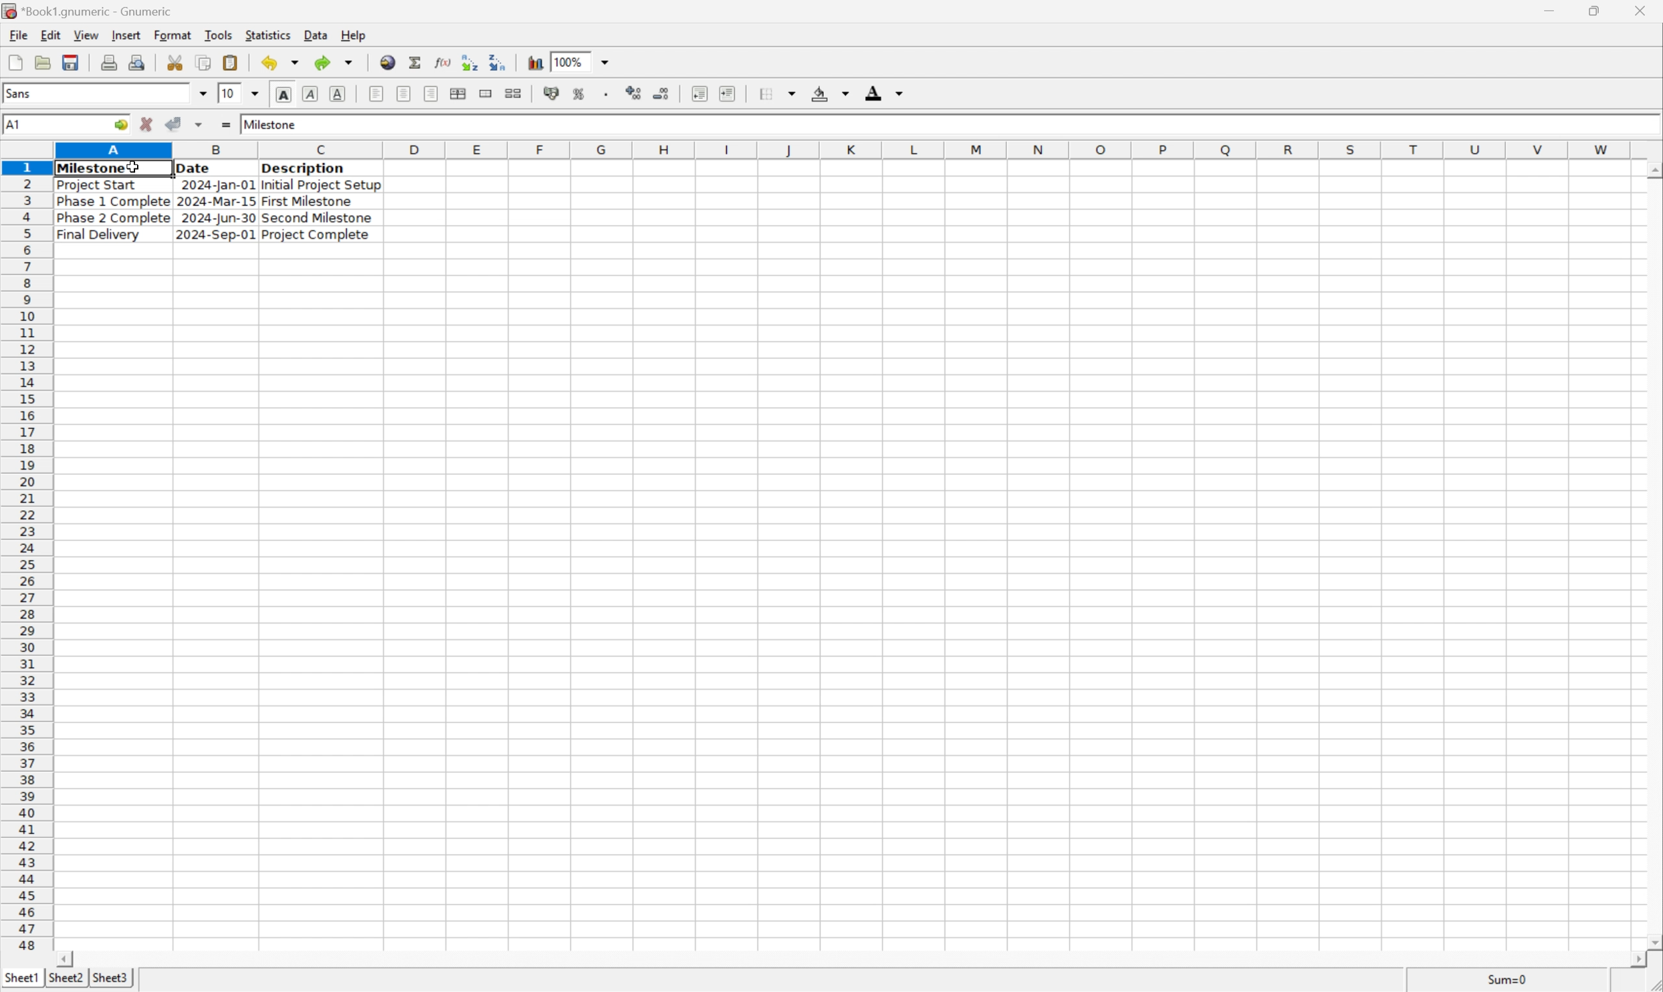 This screenshot has width=1663, height=992. I want to click on 10, so click(227, 93).